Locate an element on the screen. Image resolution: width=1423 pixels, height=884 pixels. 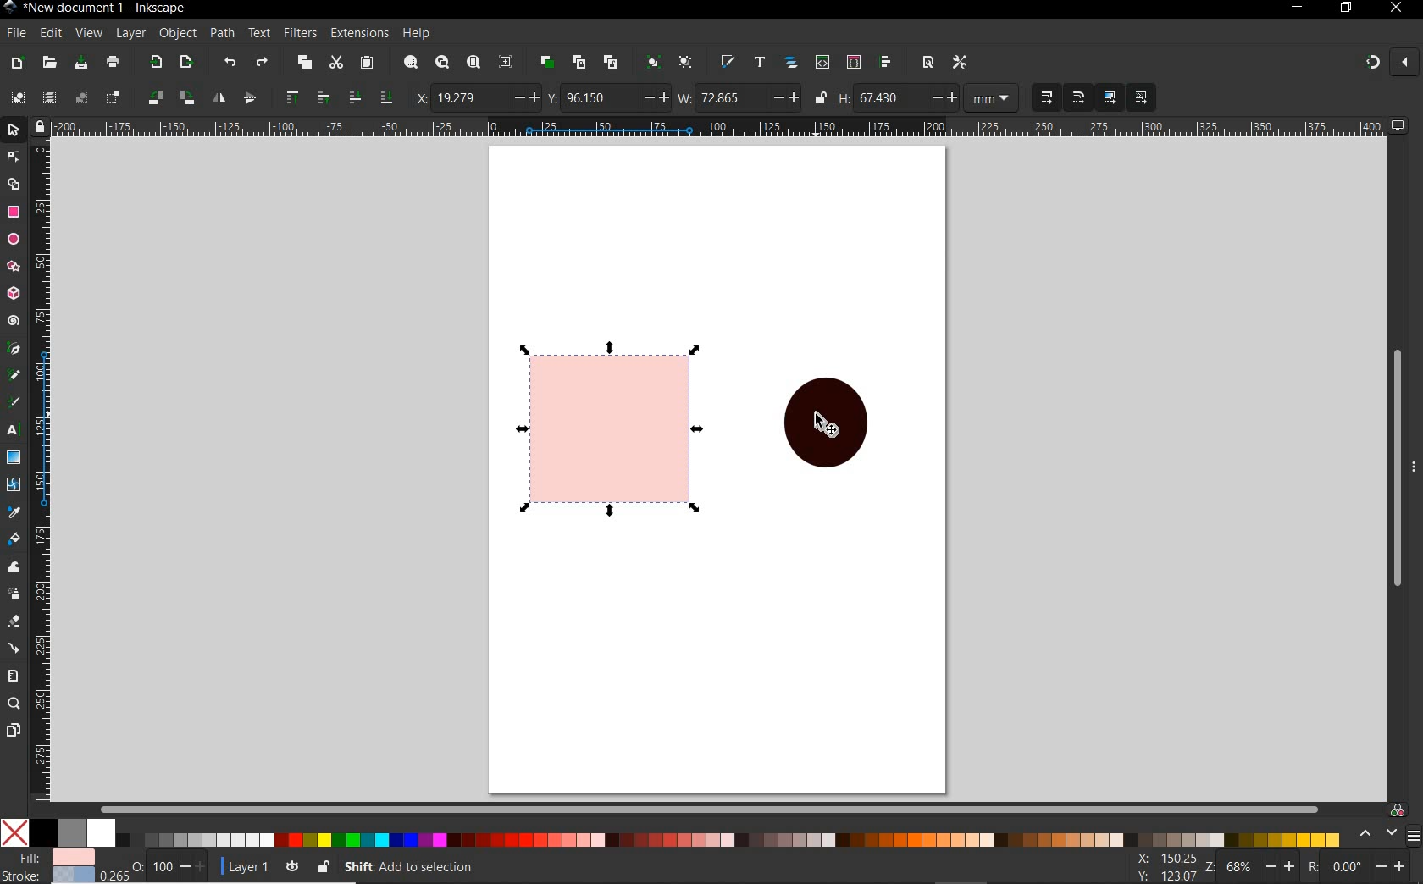
lower to bottom is located at coordinates (385, 96).